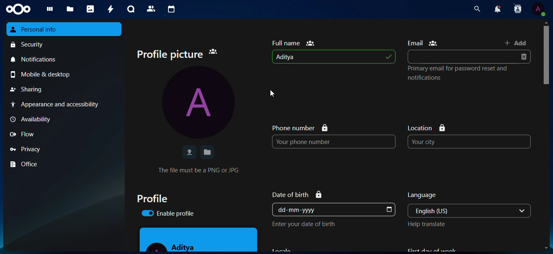 Image resolution: width=553 pixels, height=254 pixels. What do you see at coordinates (64, 29) in the screenshot?
I see `personal info` at bounding box center [64, 29].